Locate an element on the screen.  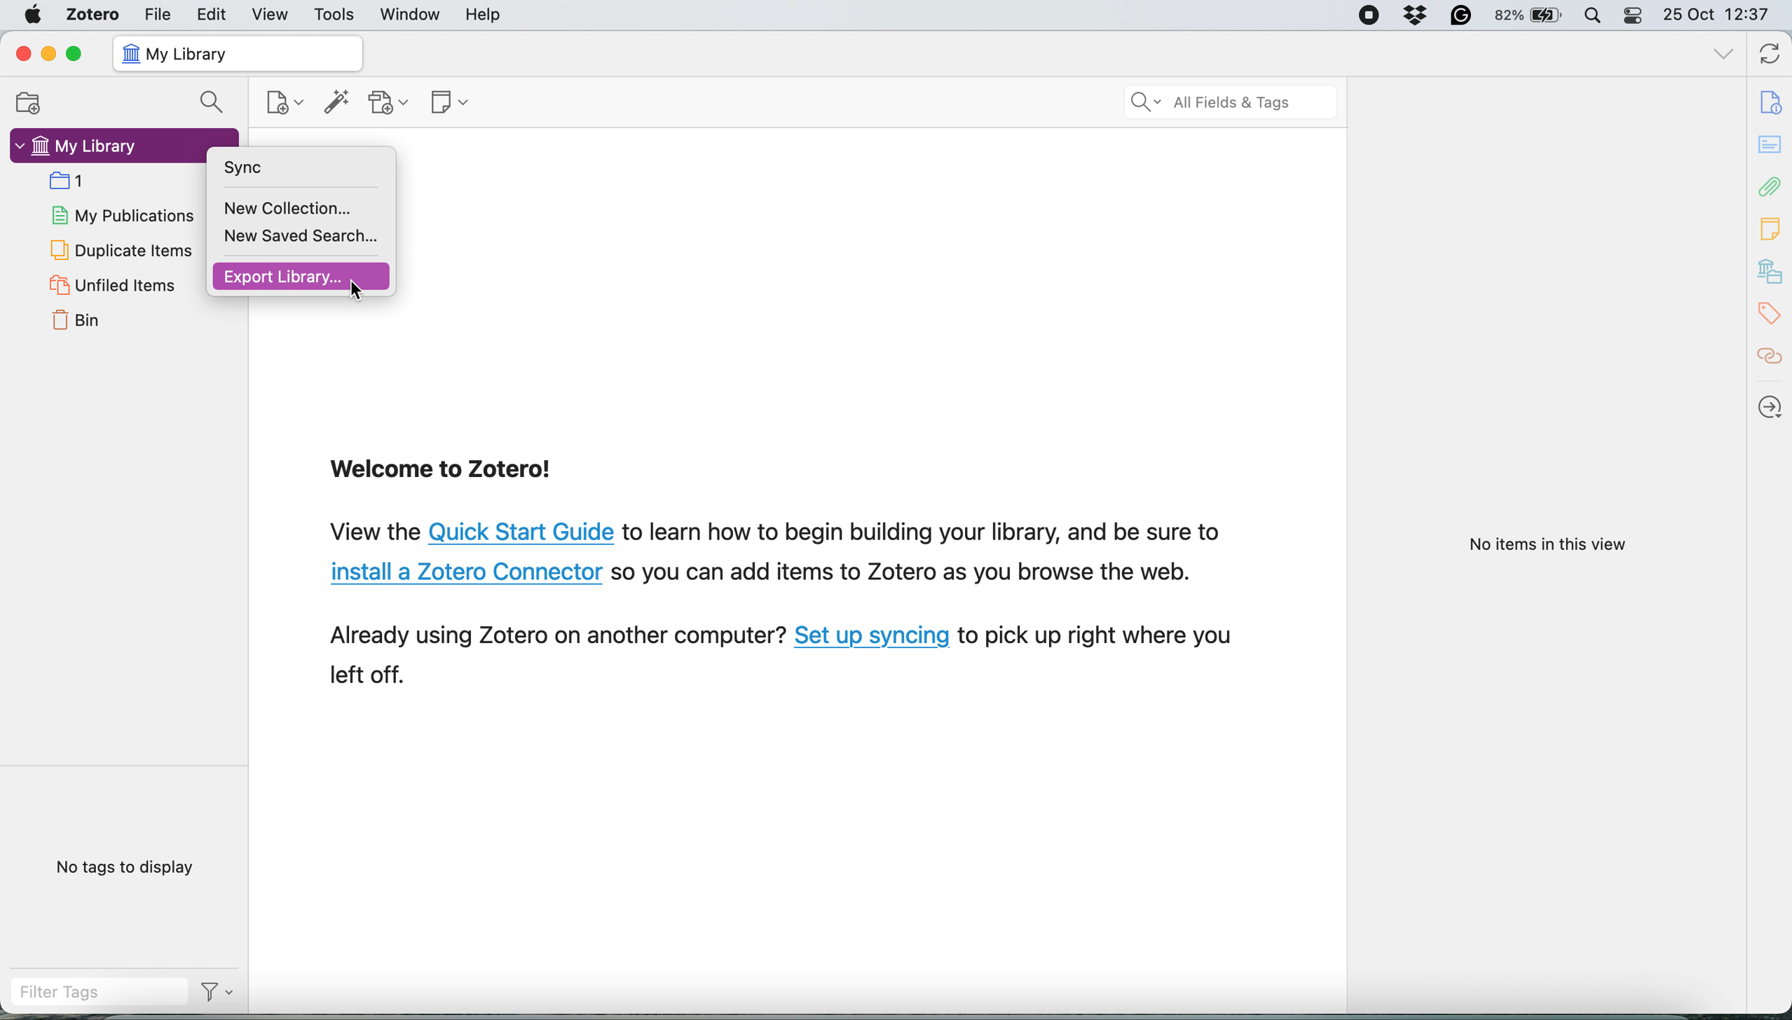
info is located at coordinates (1773, 103).